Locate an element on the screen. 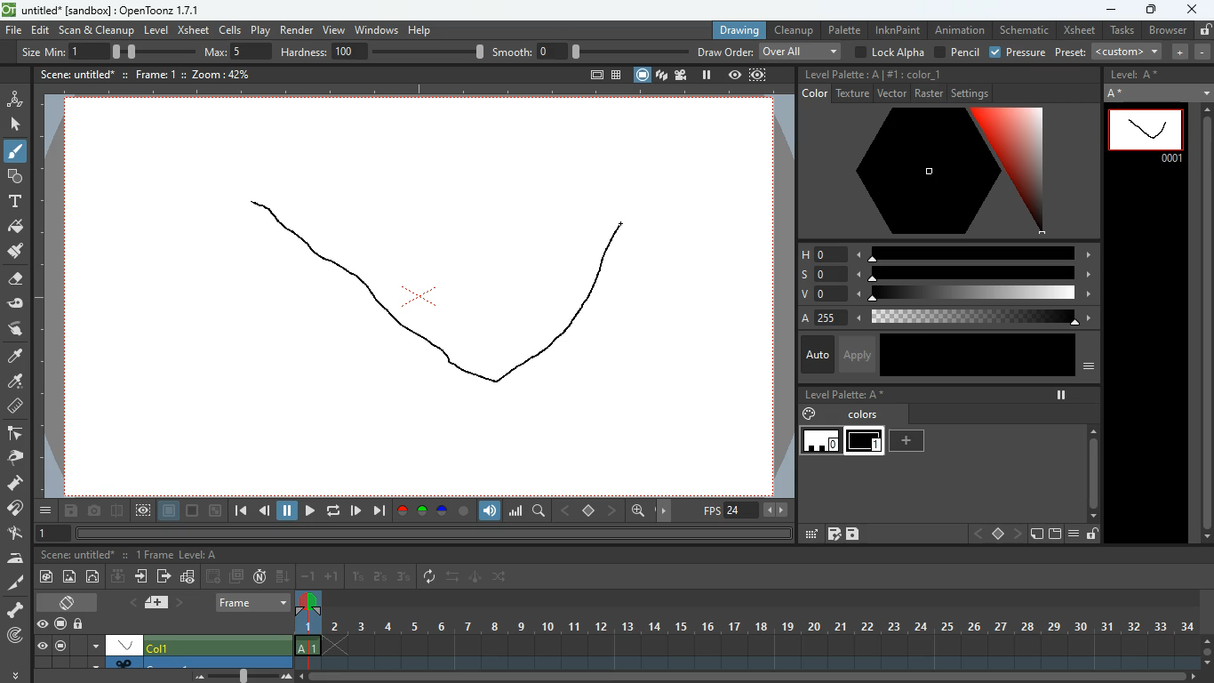 Image resolution: width=1214 pixels, height=683 pixels. selected frame is located at coordinates (308, 623).